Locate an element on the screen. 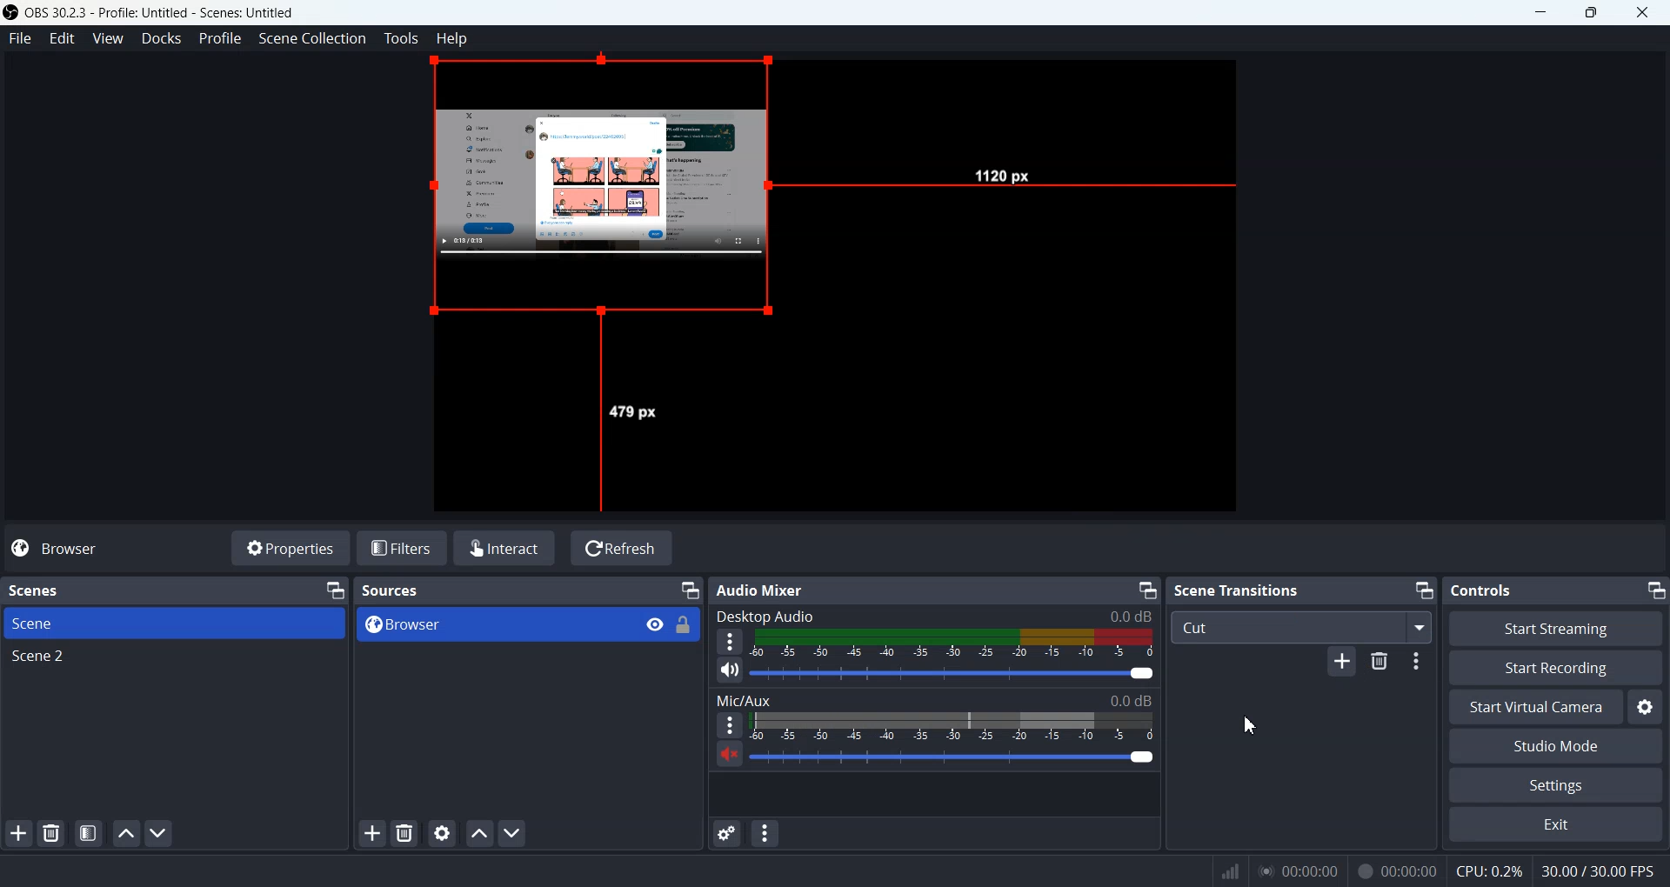  Text is located at coordinates (770, 590).